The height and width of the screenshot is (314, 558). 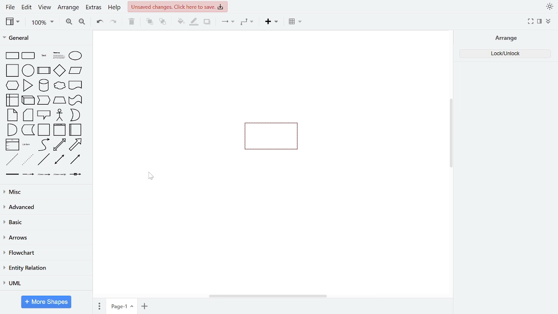 What do you see at coordinates (44, 56) in the screenshot?
I see `text` at bounding box center [44, 56].